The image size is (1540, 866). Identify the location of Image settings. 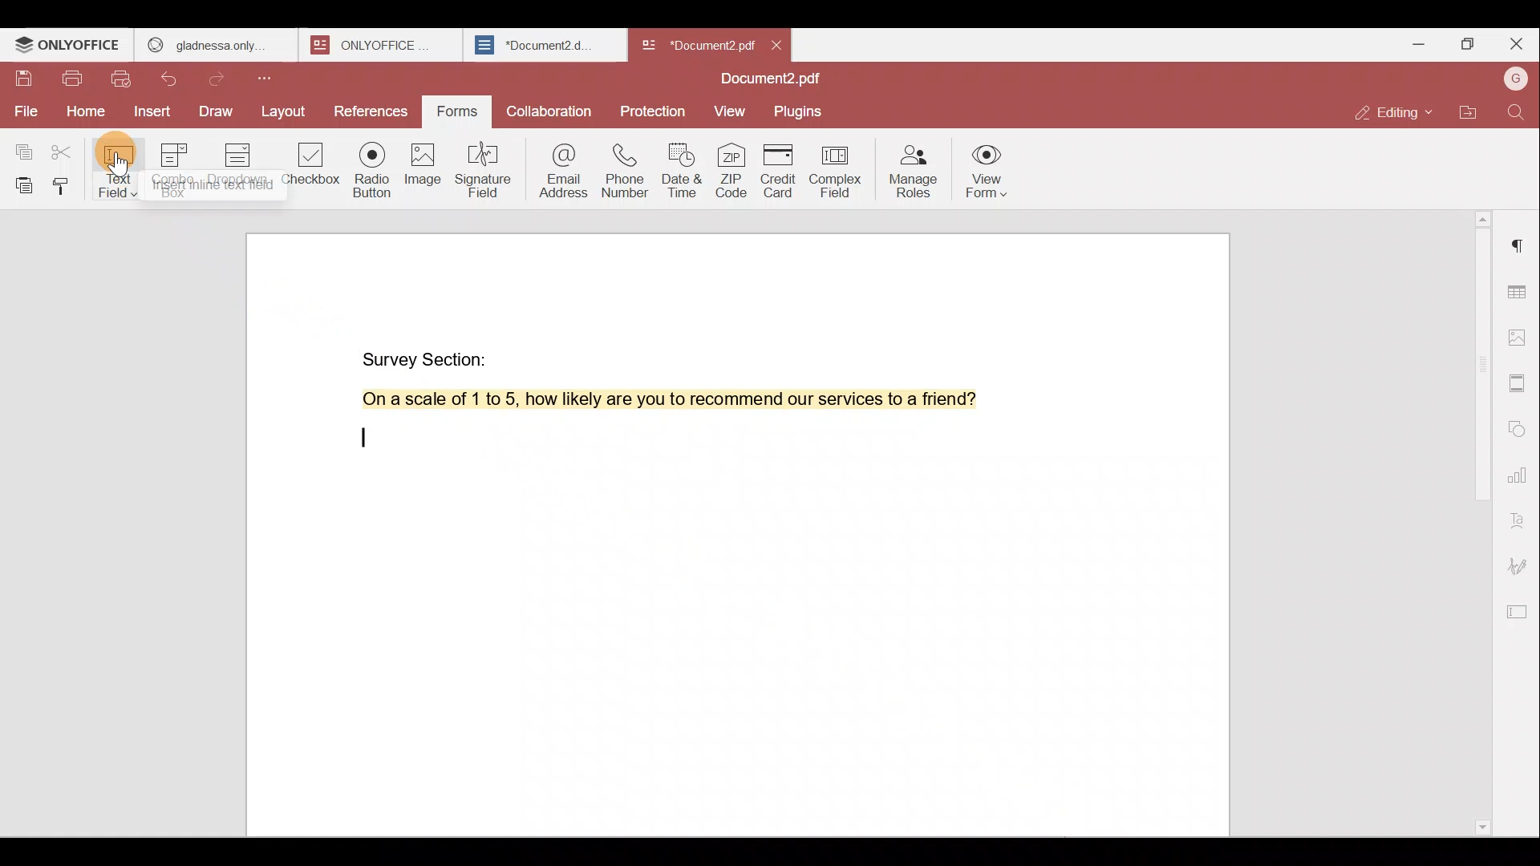
(1522, 340).